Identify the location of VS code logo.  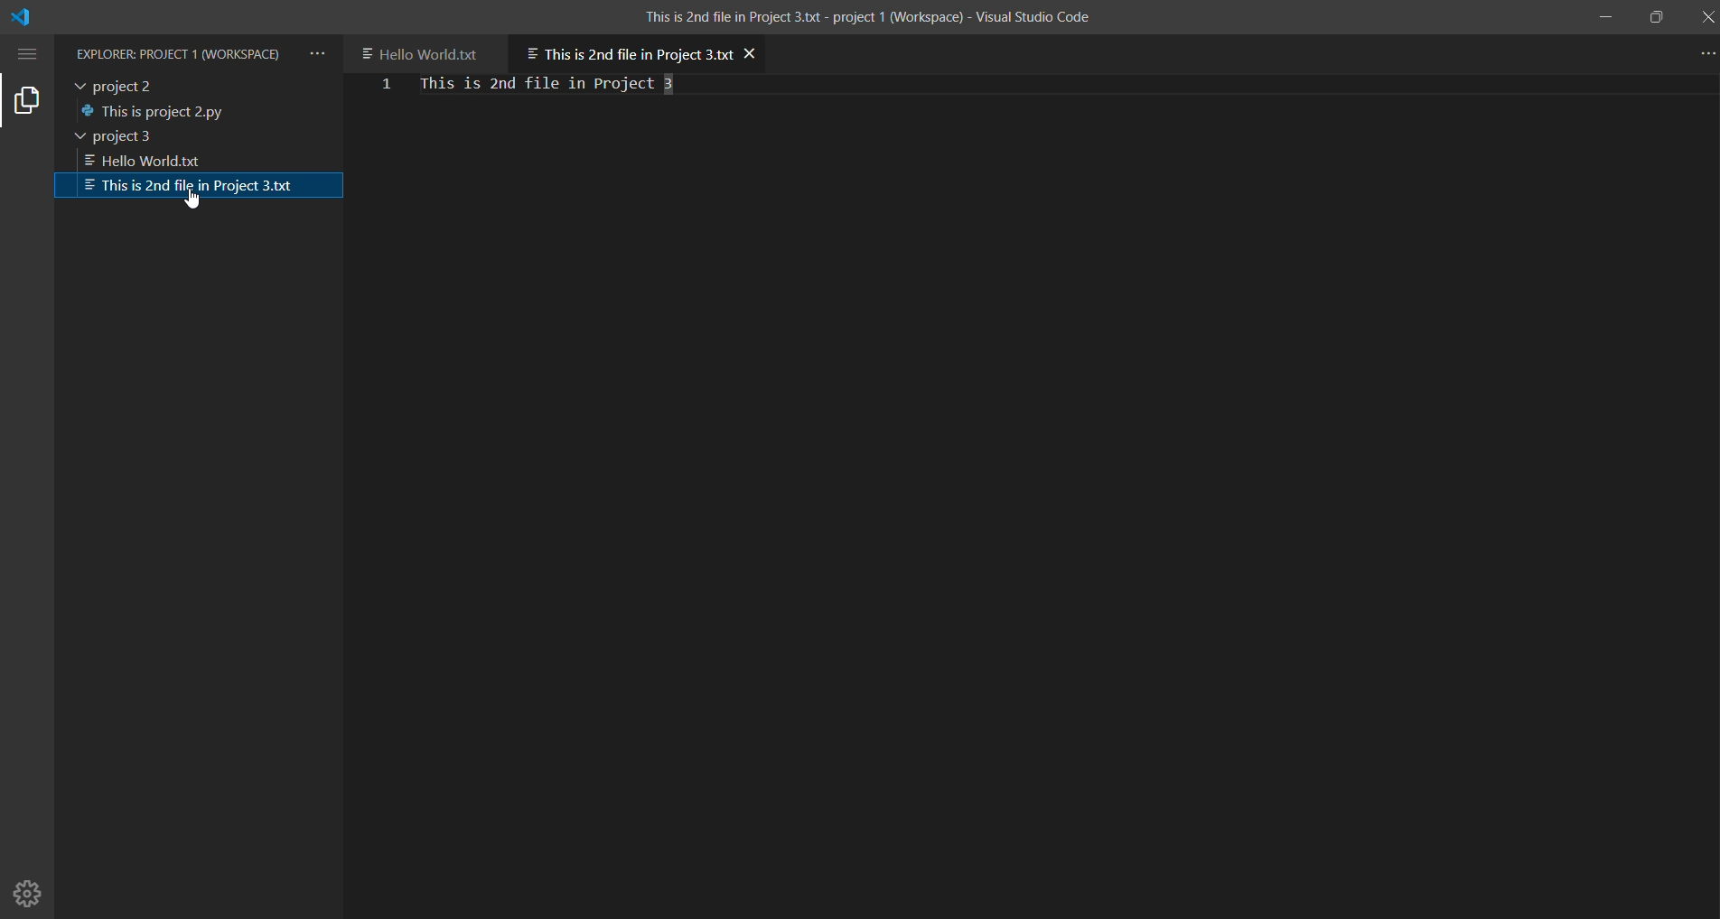
(25, 19).